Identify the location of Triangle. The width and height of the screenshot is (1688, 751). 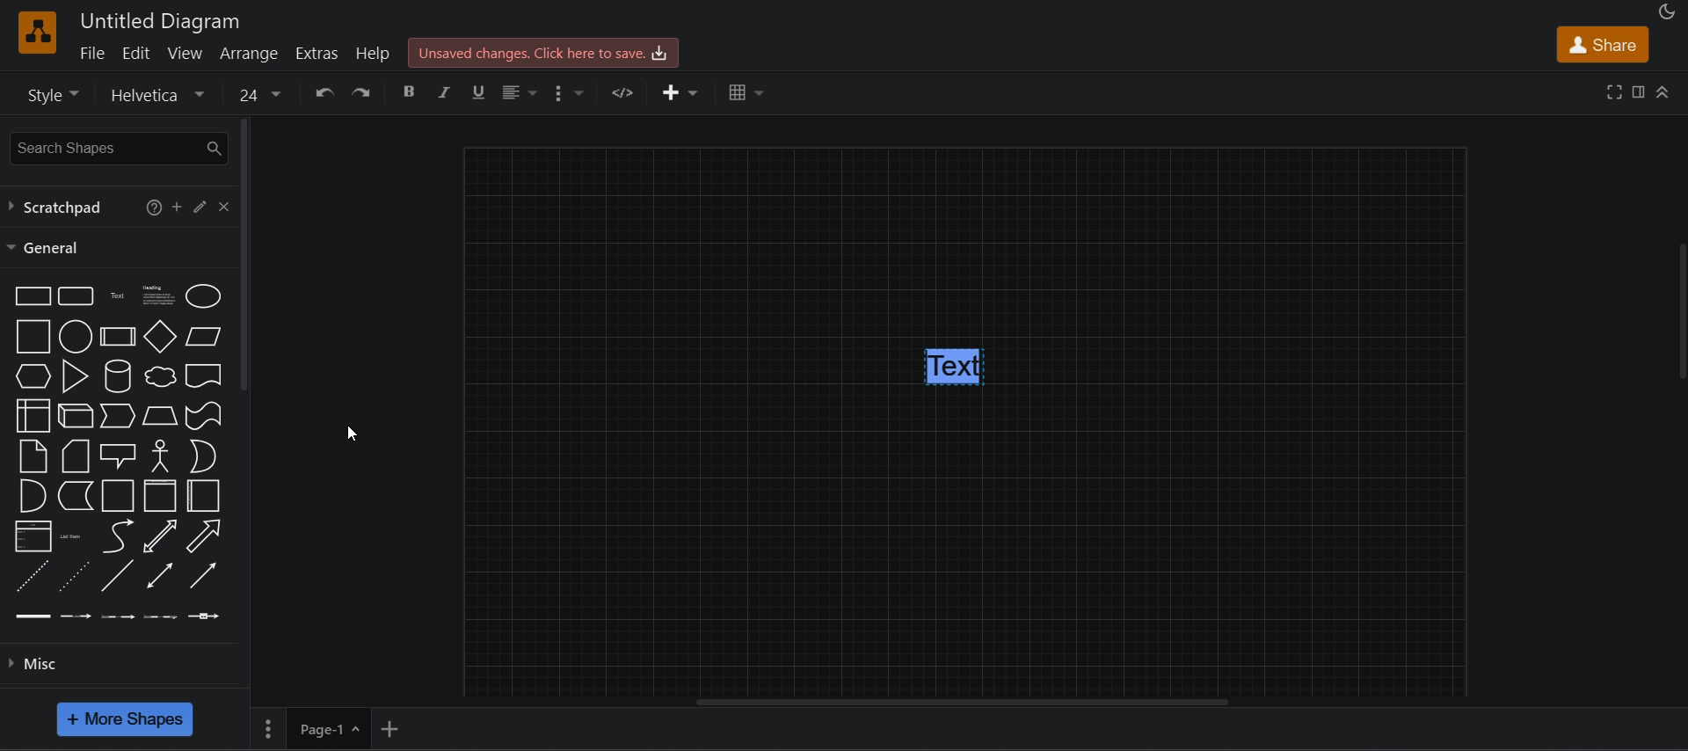
(76, 376).